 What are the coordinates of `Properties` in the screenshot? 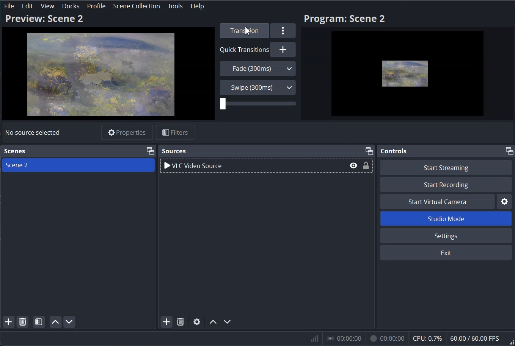 It's located at (127, 132).